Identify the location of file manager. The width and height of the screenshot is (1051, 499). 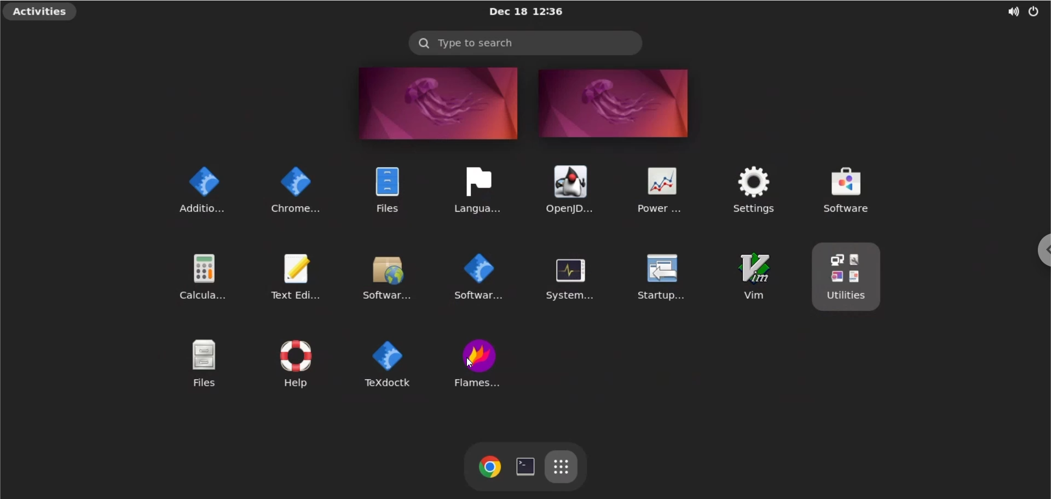
(382, 187).